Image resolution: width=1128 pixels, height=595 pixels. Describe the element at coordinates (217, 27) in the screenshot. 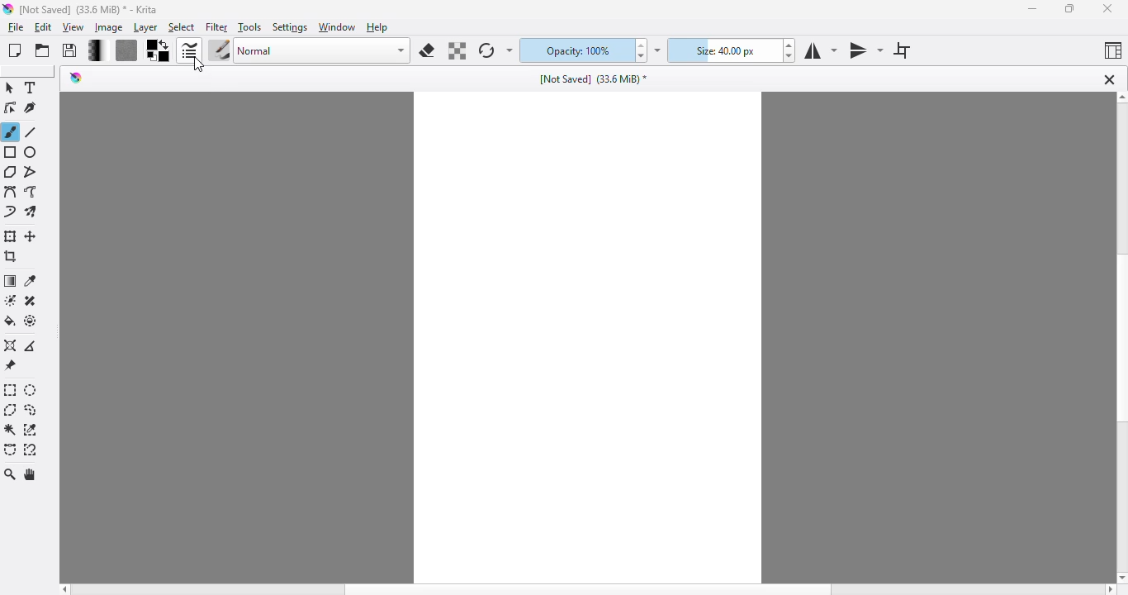

I see `filter` at that location.